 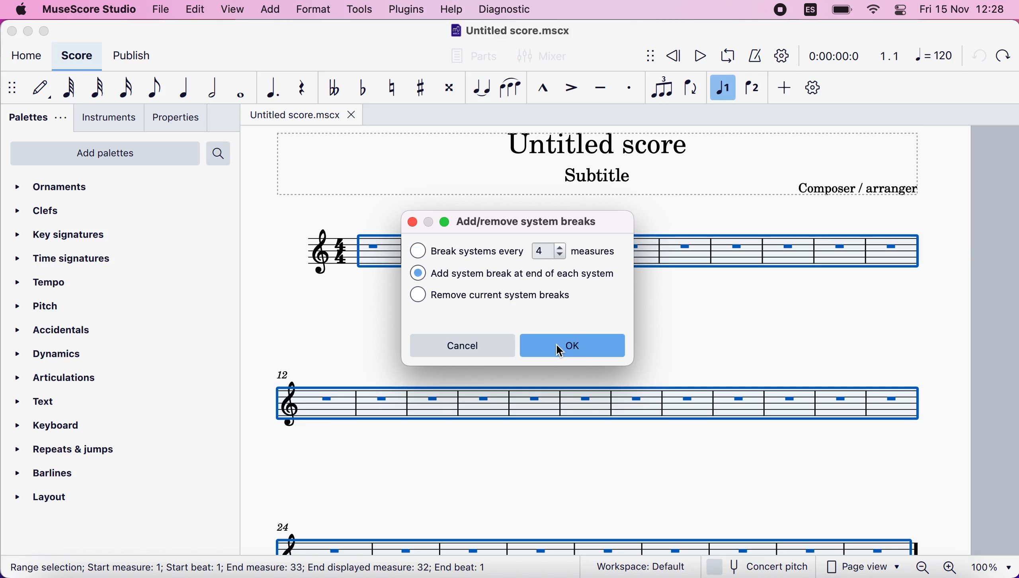 What do you see at coordinates (419, 88) in the screenshot?
I see `toggle sharp` at bounding box center [419, 88].